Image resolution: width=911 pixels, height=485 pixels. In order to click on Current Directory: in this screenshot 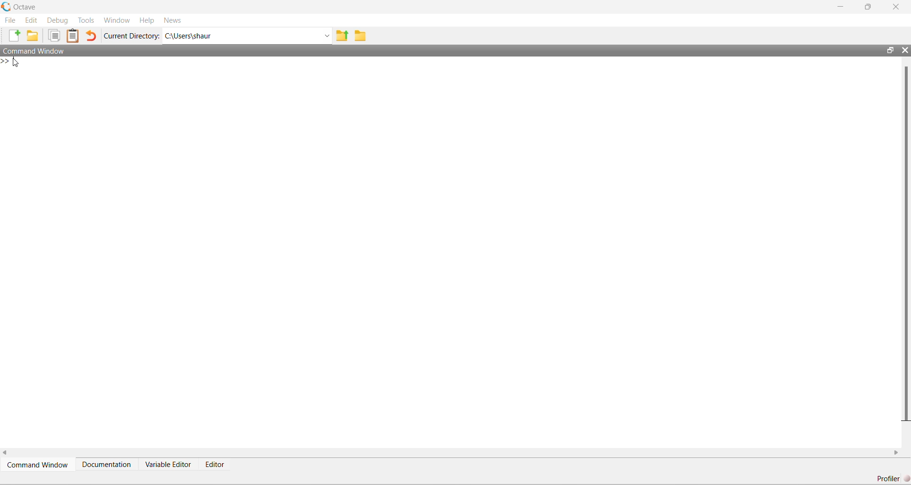, I will do `click(131, 36)`.